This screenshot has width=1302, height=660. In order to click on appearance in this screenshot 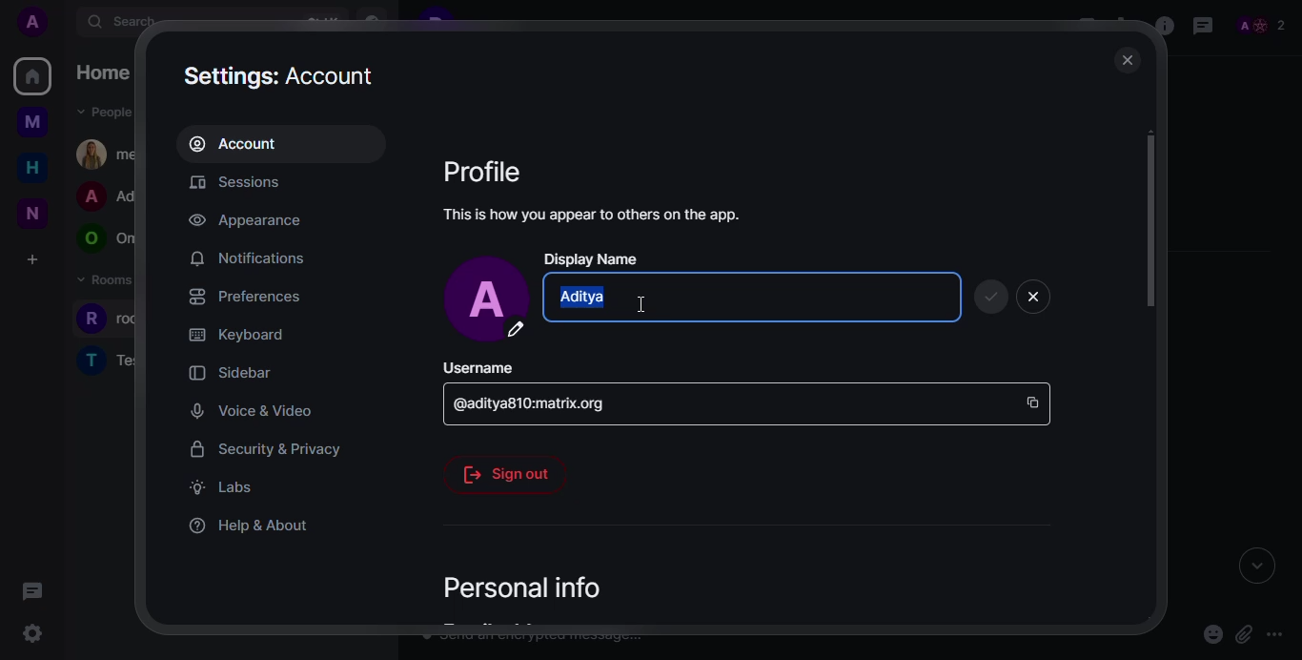, I will do `click(246, 220)`.